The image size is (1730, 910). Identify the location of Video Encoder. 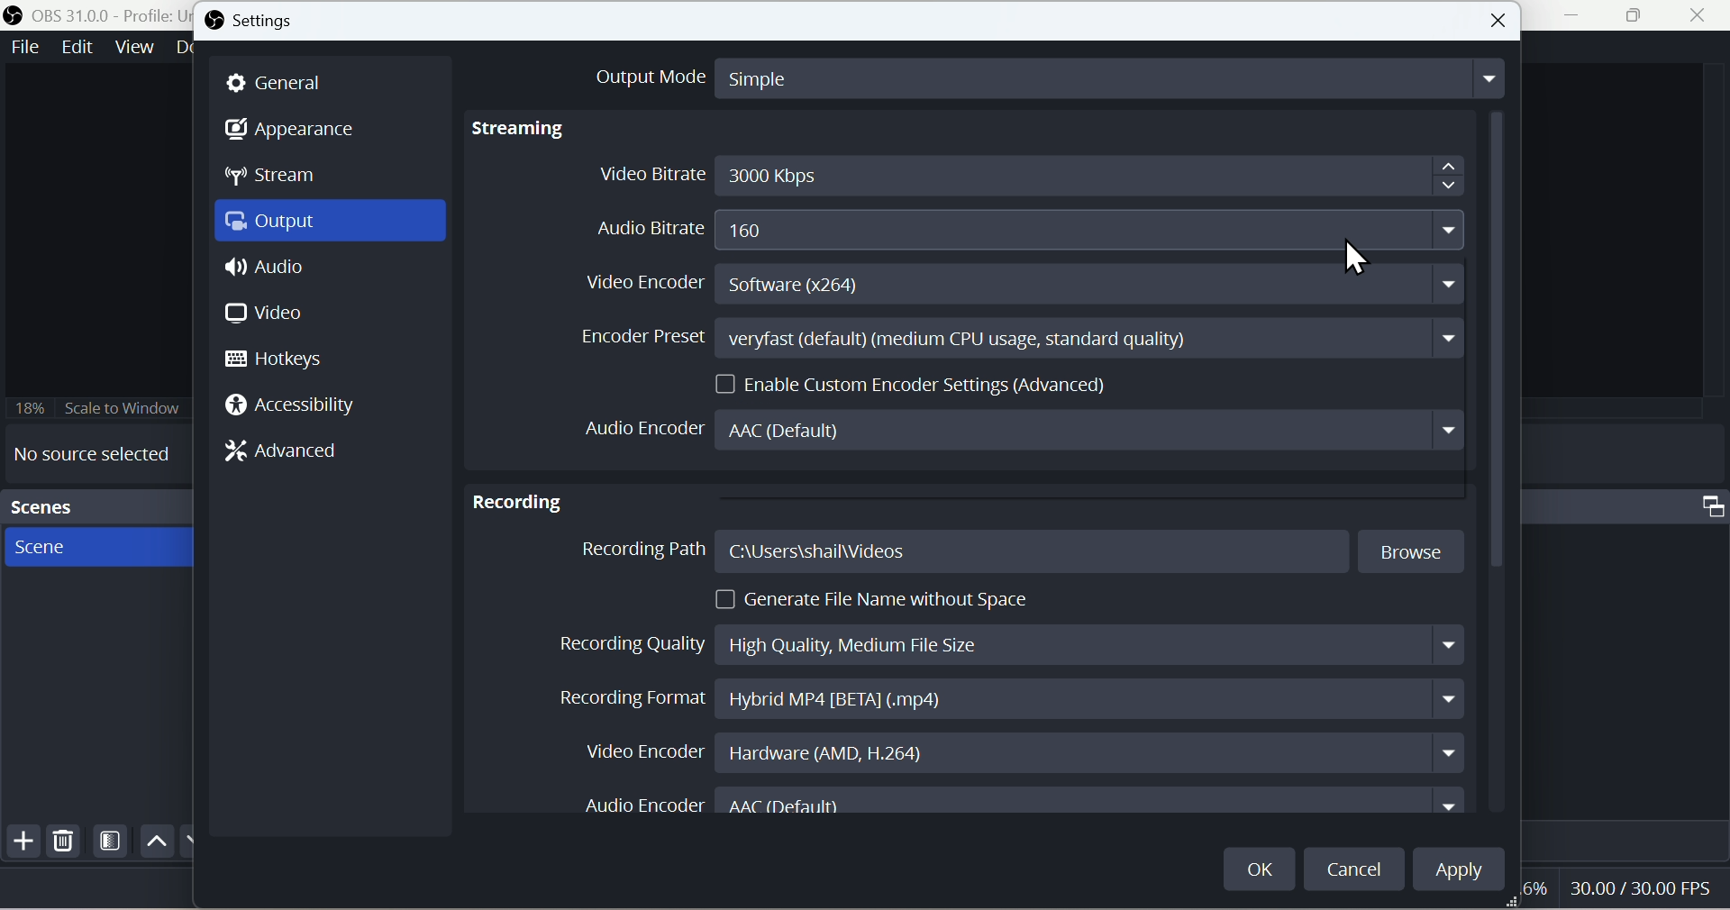
(1026, 286).